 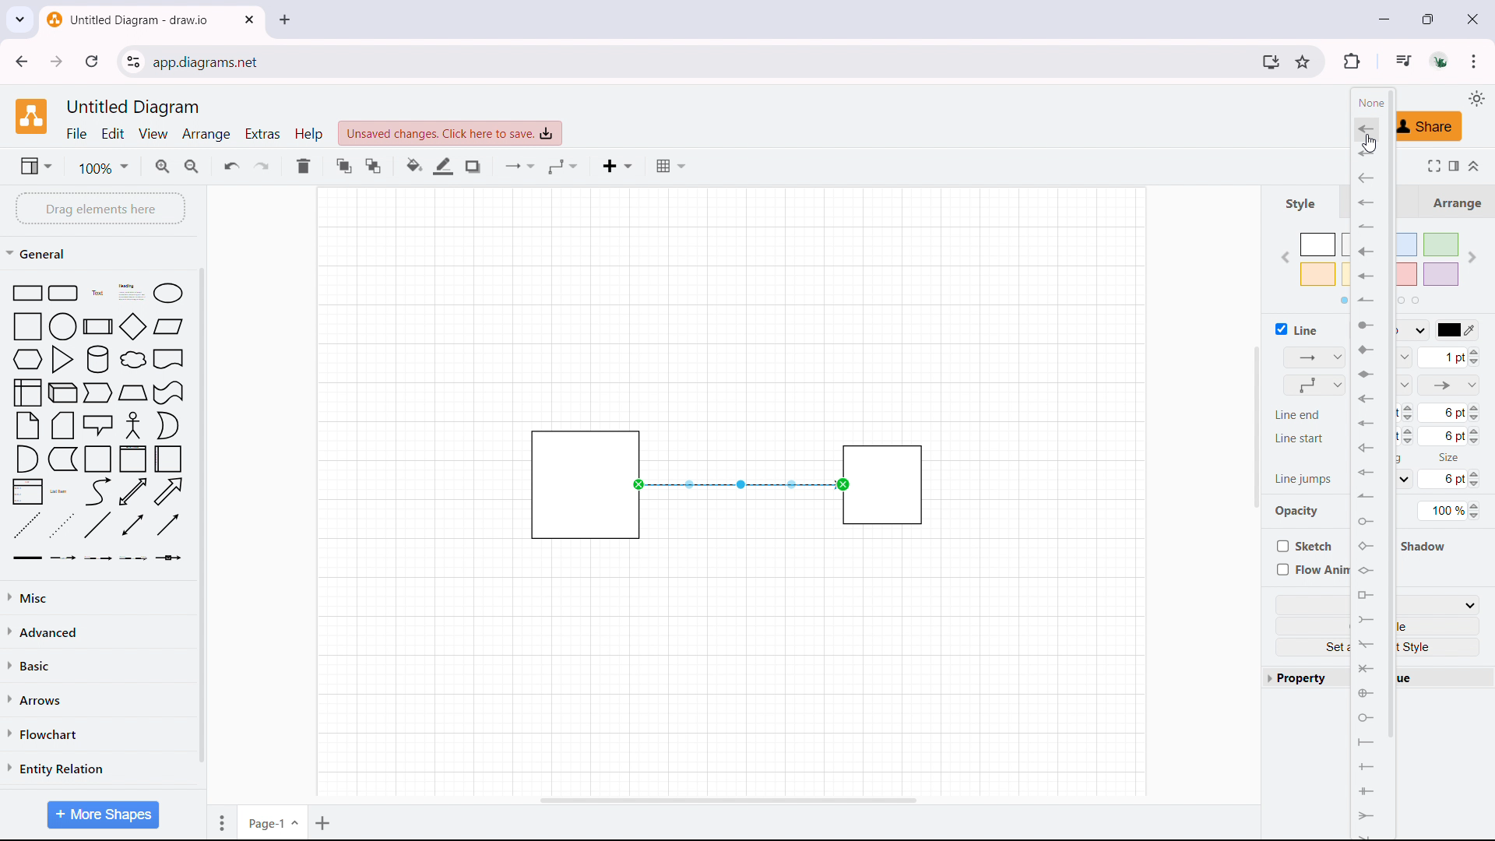 What do you see at coordinates (444, 167) in the screenshot?
I see `line color` at bounding box center [444, 167].